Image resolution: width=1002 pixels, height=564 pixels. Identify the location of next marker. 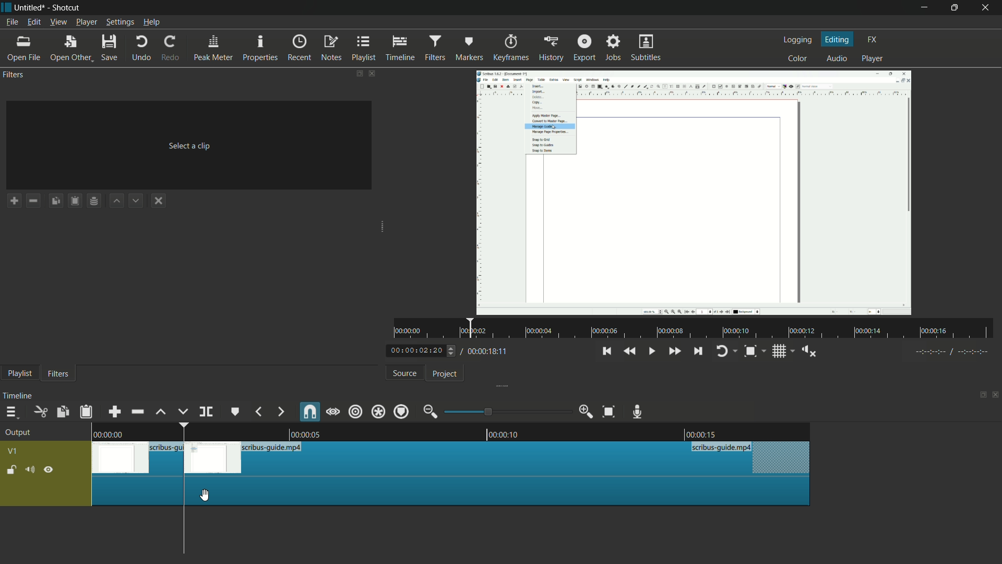
(281, 412).